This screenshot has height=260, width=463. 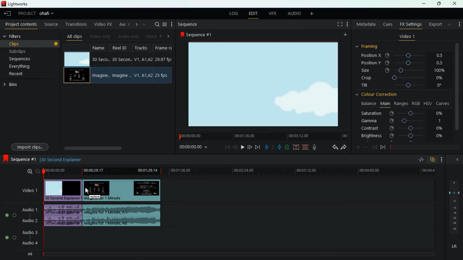 I want to click on position x, so click(x=406, y=56).